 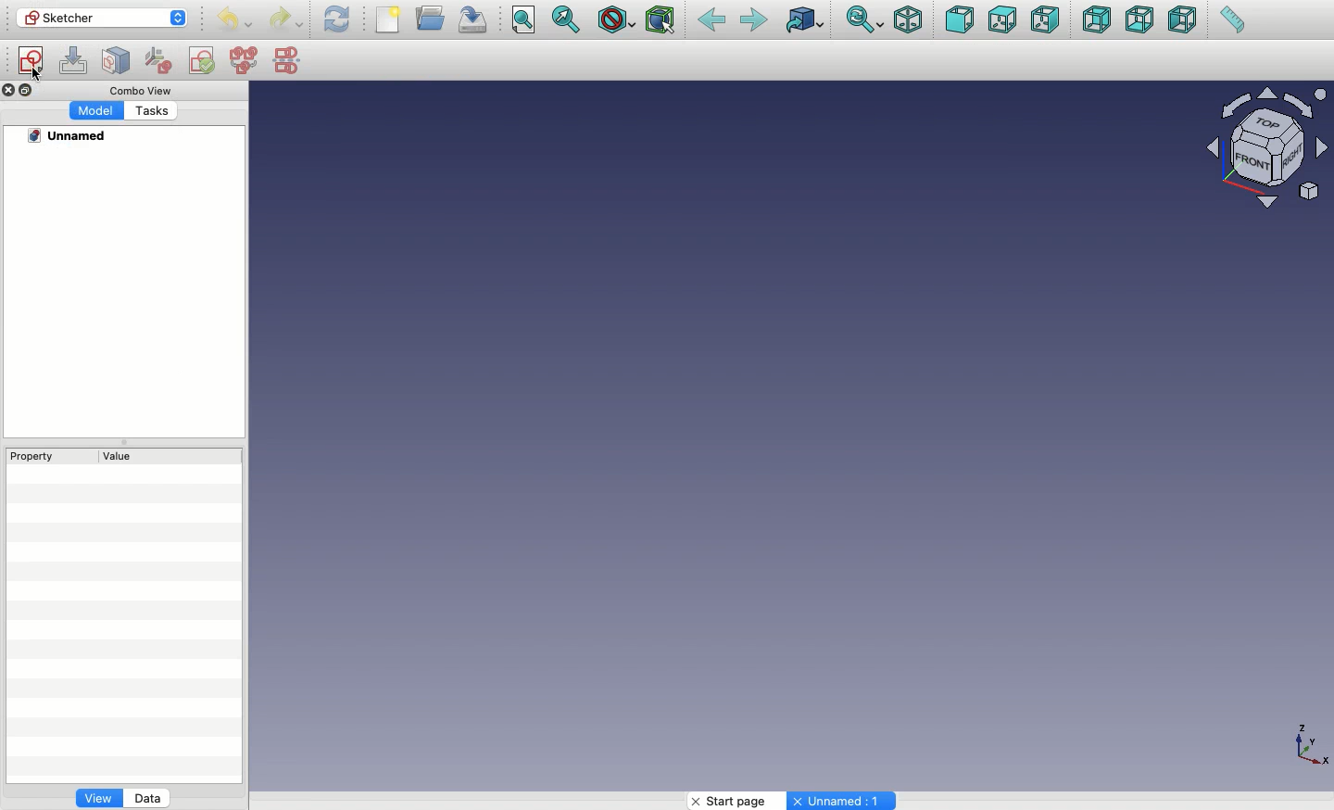 What do you see at coordinates (287, 19) in the screenshot?
I see `Redo` at bounding box center [287, 19].